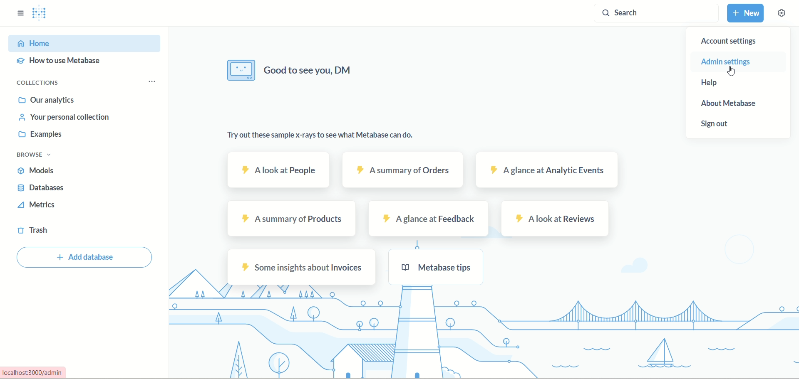  What do you see at coordinates (440, 268) in the screenshot?
I see `metabase tips` at bounding box center [440, 268].